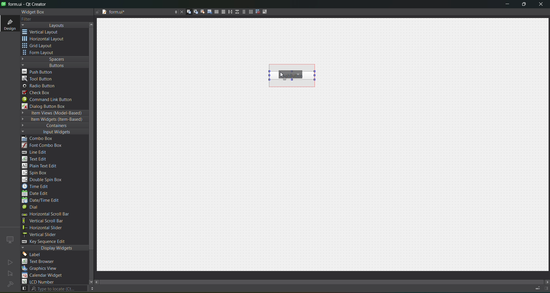 The height and width of the screenshot is (293, 550). I want to click on vertical, so click(44, 32).